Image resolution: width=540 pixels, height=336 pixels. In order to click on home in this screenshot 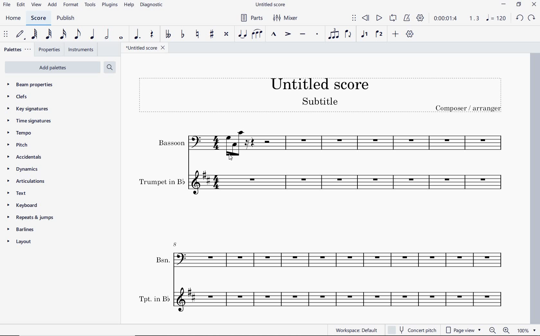, I will do `click(12, 18)`.